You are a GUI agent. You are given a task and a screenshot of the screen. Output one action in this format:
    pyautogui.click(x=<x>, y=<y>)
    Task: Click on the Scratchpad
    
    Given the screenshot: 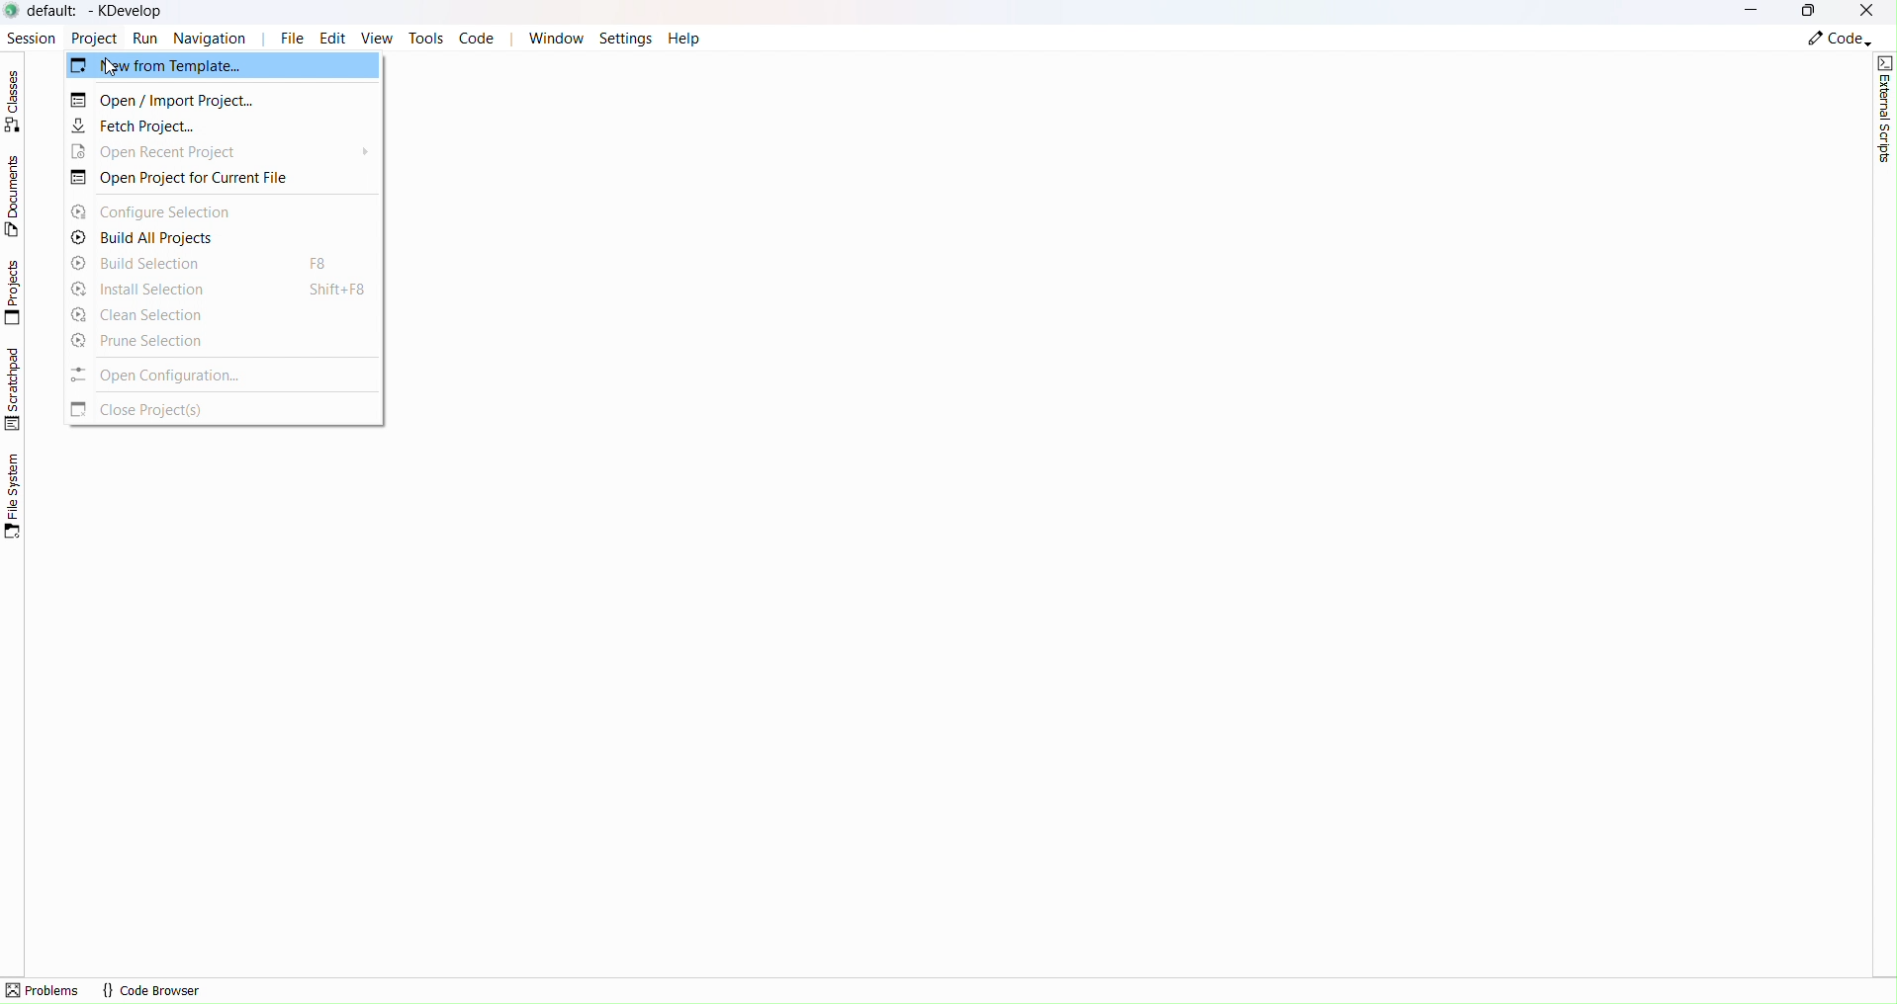 What is the action you would take?
    pyautogui.click(x=15, y=388)
    